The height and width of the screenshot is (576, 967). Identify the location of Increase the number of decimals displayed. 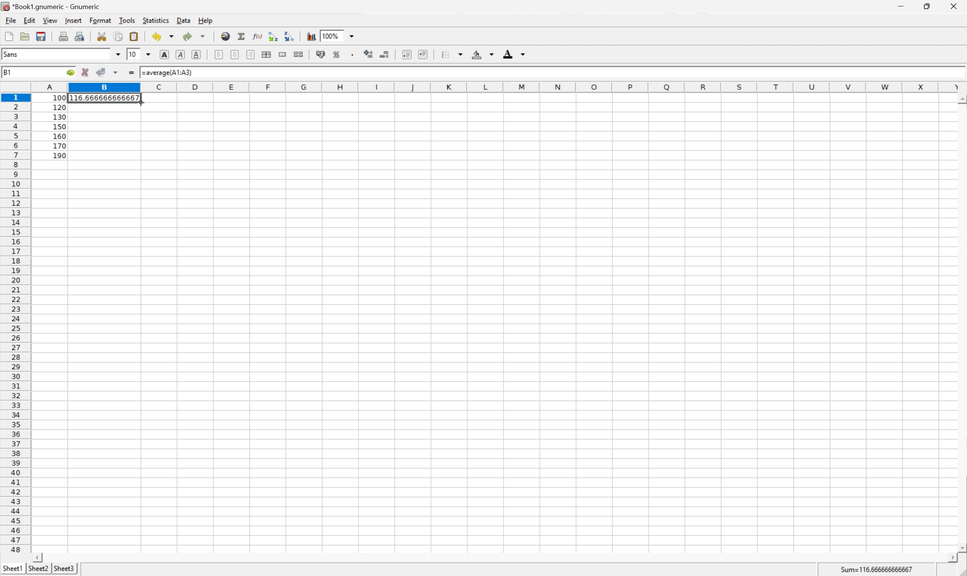
(369, 54).